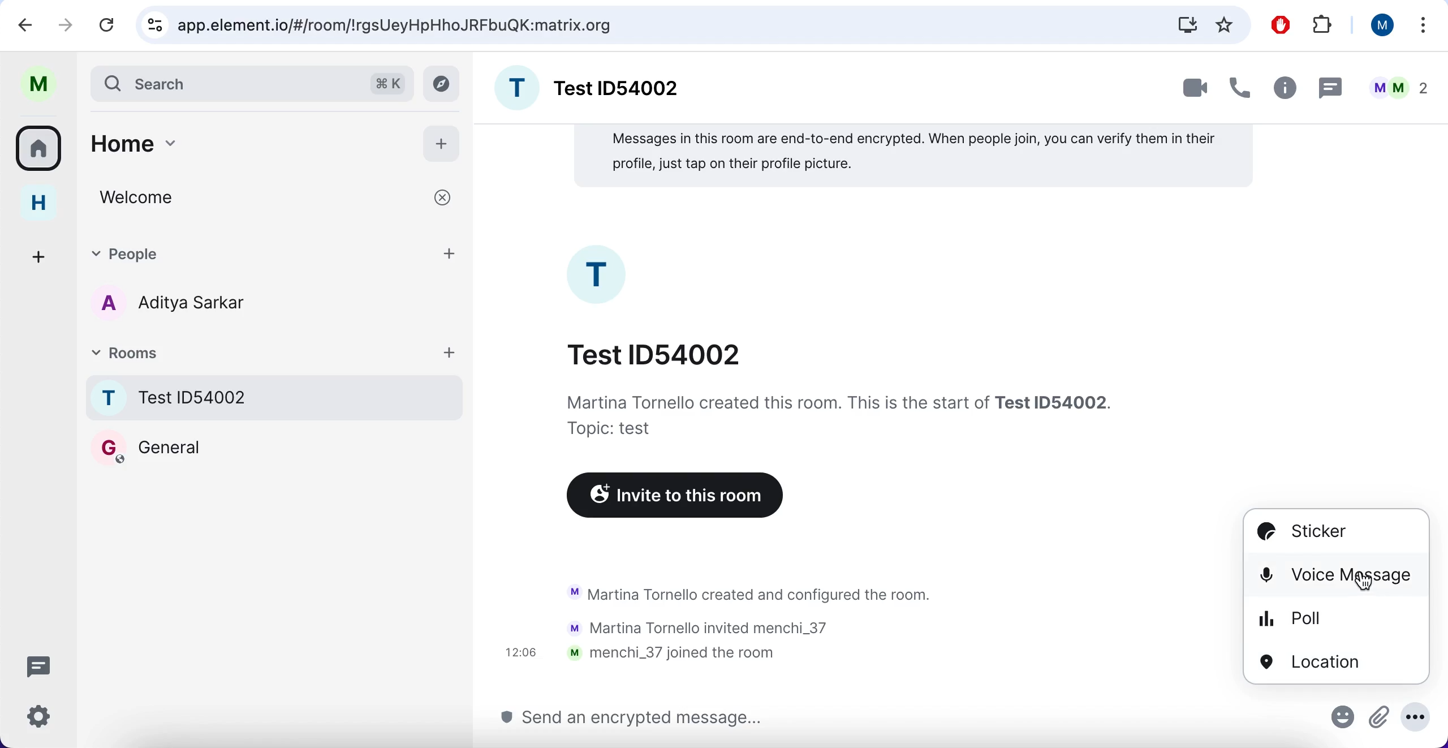 The image size is (1448, 748). I want to click on , so click(1283, 87).